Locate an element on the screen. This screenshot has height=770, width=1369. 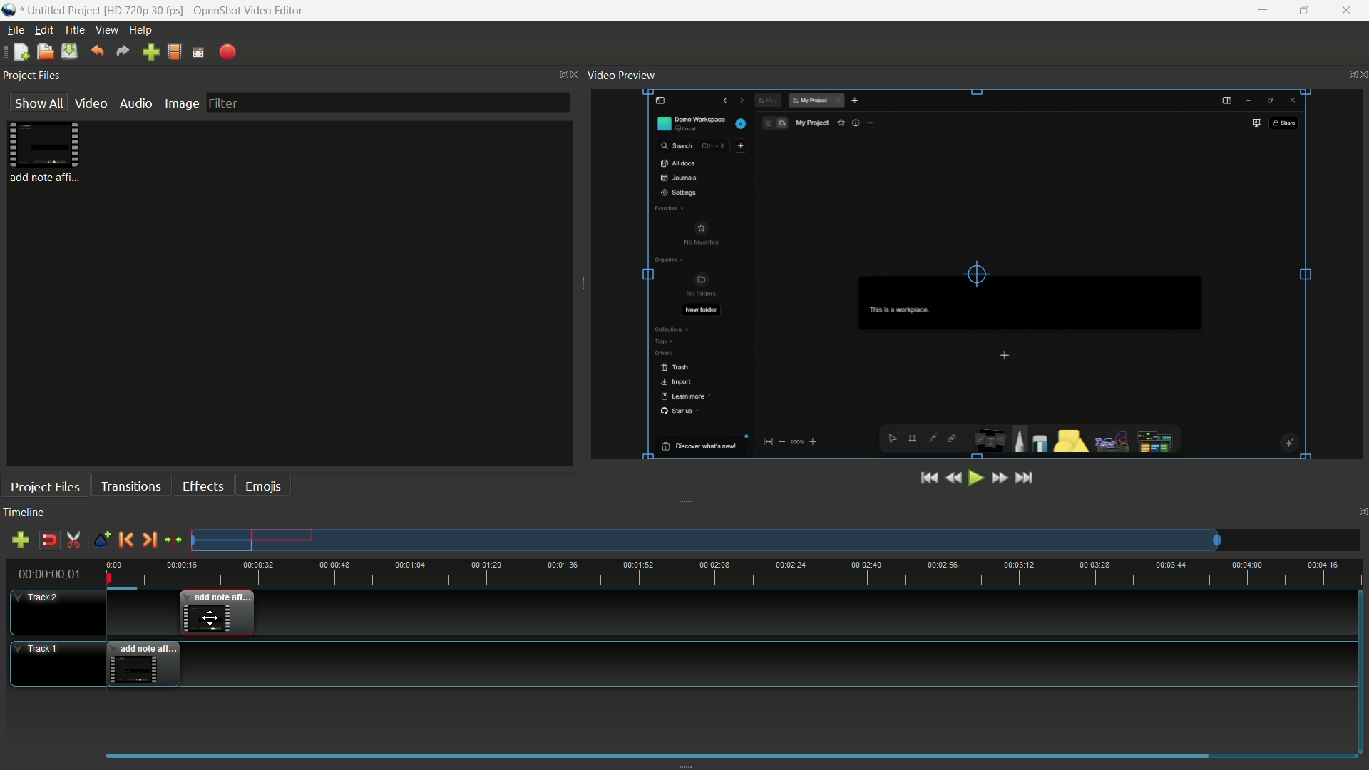
app icon is located at coordinates (10, 11).